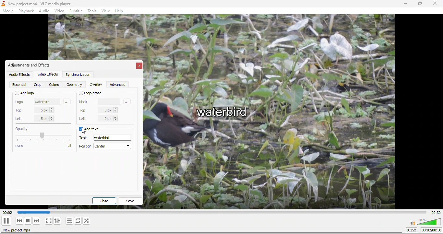 The width and height of the screenshot is (443, 234). I want to click on  6 px, so click(47, 110).